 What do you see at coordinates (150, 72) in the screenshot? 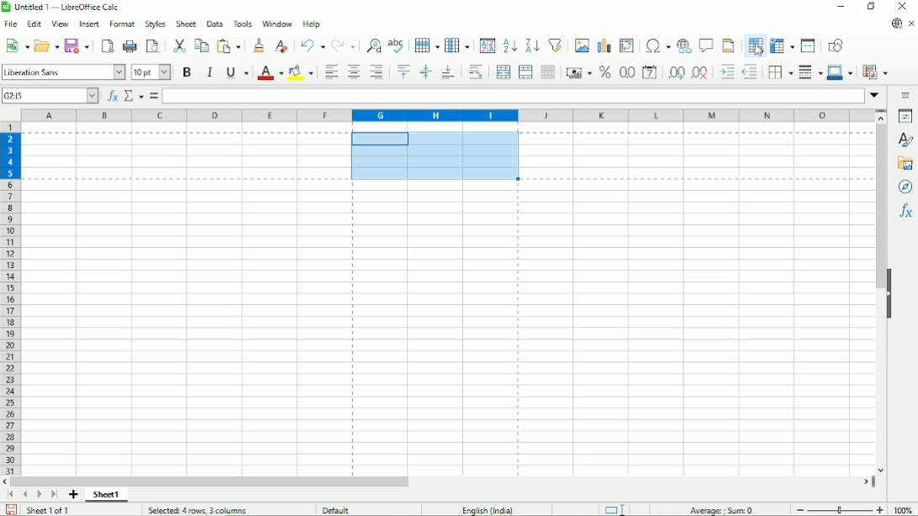
I see `Font size` at bounding box center [150, 72].